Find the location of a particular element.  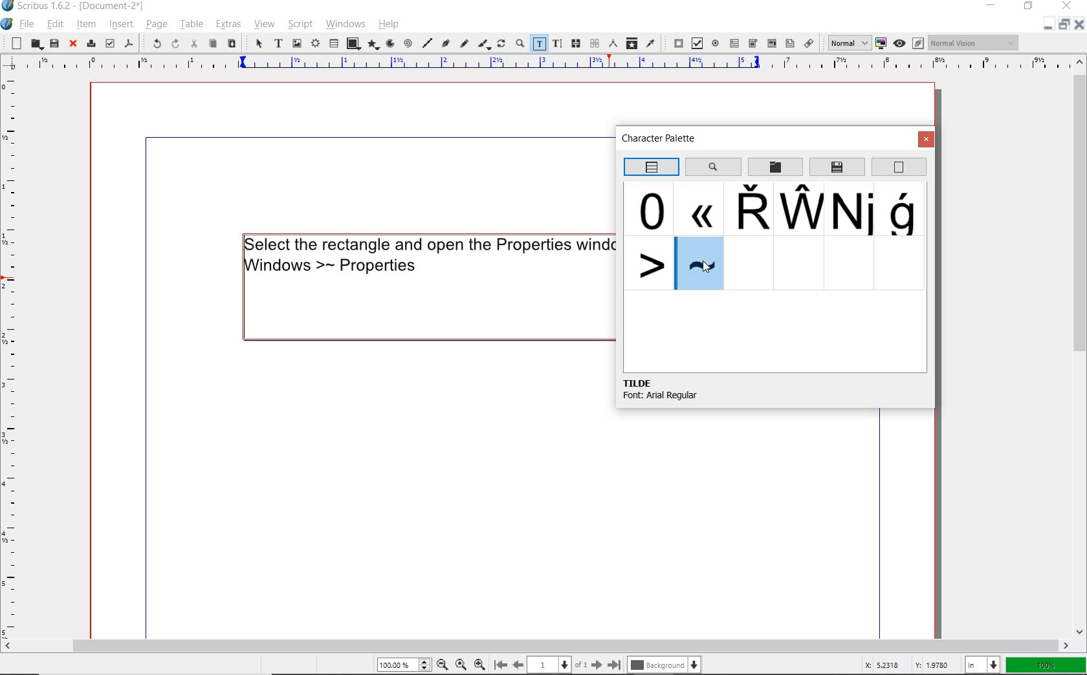

Bezier curve is located at coordinates (446, 45).